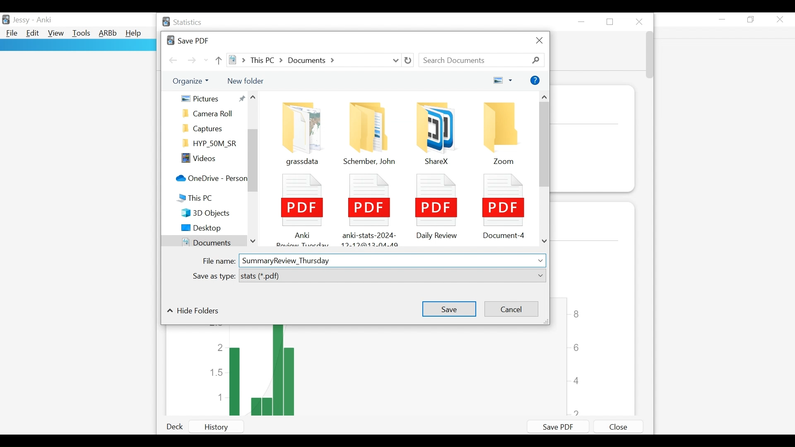 This screenshot has width=795, height=447. I want to click on Help, so click(135, 34).